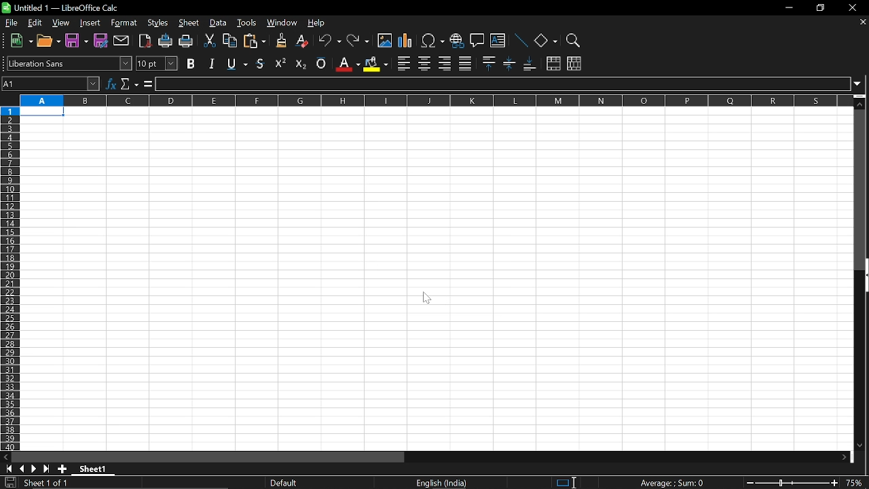 The image size is (869, 489). Describe the element at coordinates (456, 42) in the screenshot. I see `insert hyperlink` at that location.